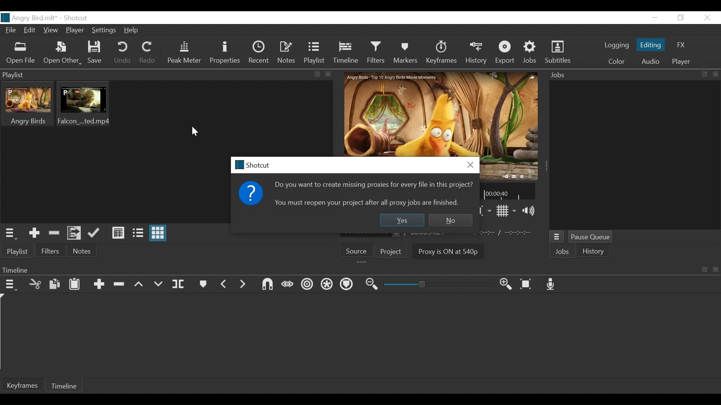  What do you see at coordinates (325, 284) in the screenshot?
I see `Ripple all tracks` at bounding box center [325, 284].